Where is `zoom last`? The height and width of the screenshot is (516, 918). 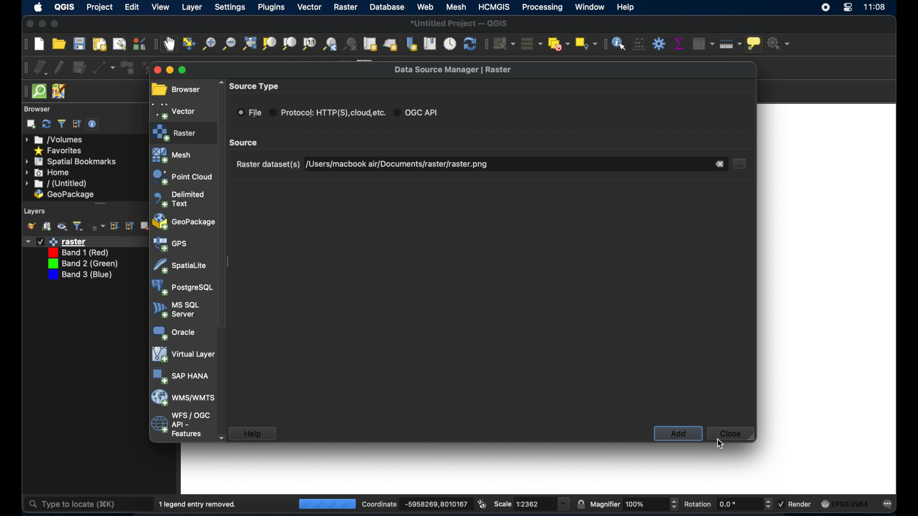 zoom last is located at coordinates (330, 43).